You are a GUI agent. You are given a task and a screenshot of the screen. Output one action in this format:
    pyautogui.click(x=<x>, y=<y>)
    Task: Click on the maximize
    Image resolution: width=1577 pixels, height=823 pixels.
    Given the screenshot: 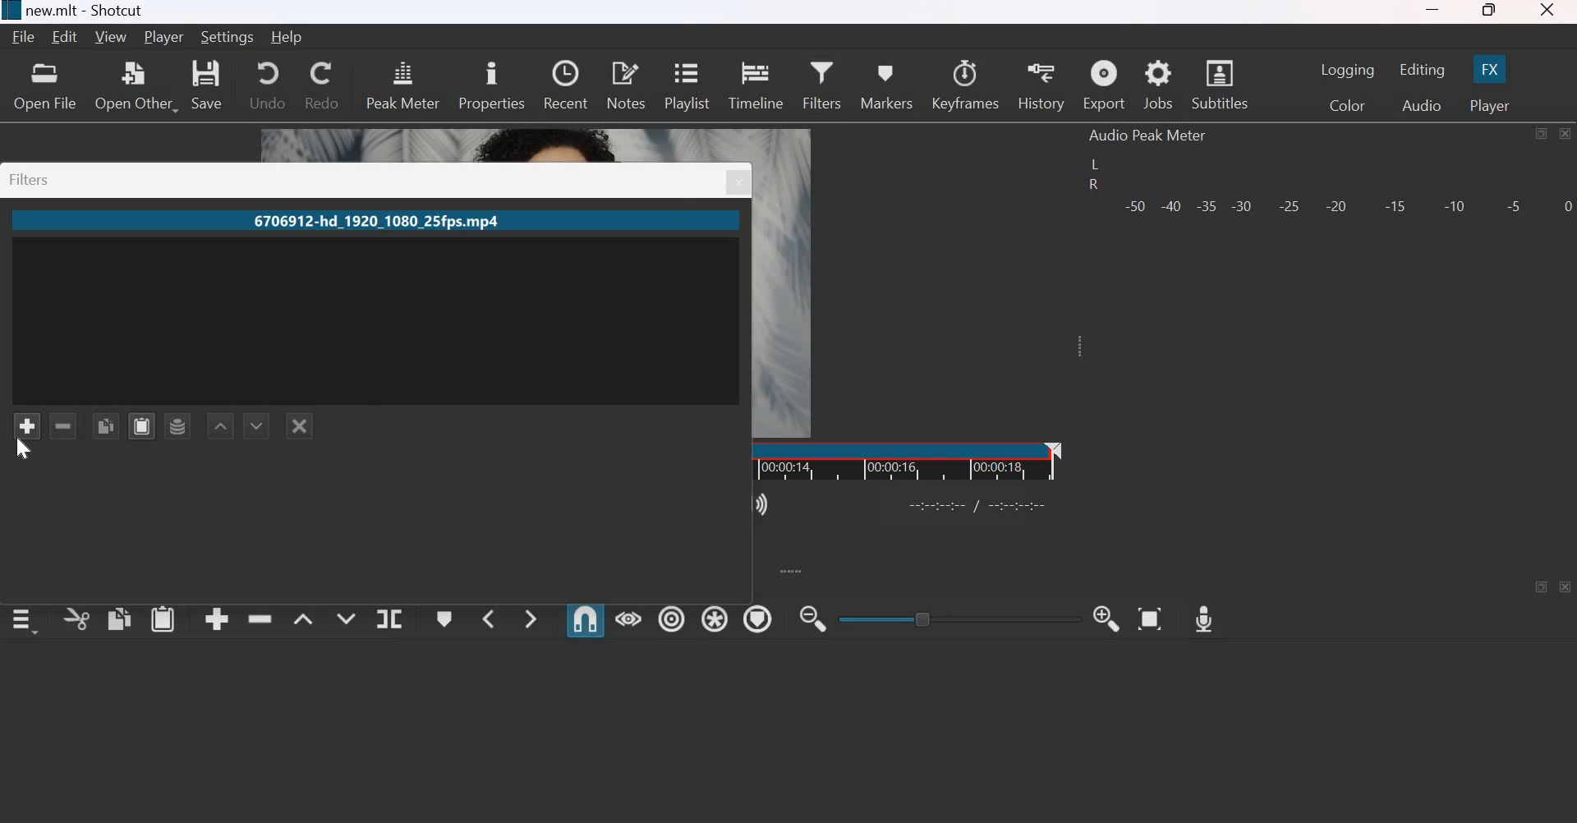 What is the action you would take?
    pyautogui.click(x=1540, y=134)
    